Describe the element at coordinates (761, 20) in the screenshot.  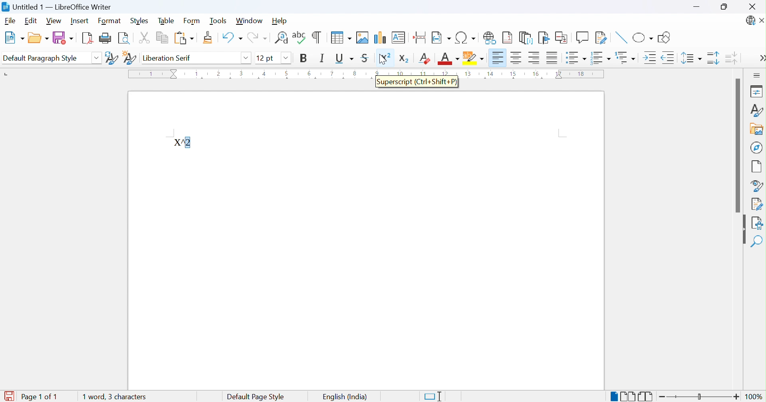
I see `Close` at that location.